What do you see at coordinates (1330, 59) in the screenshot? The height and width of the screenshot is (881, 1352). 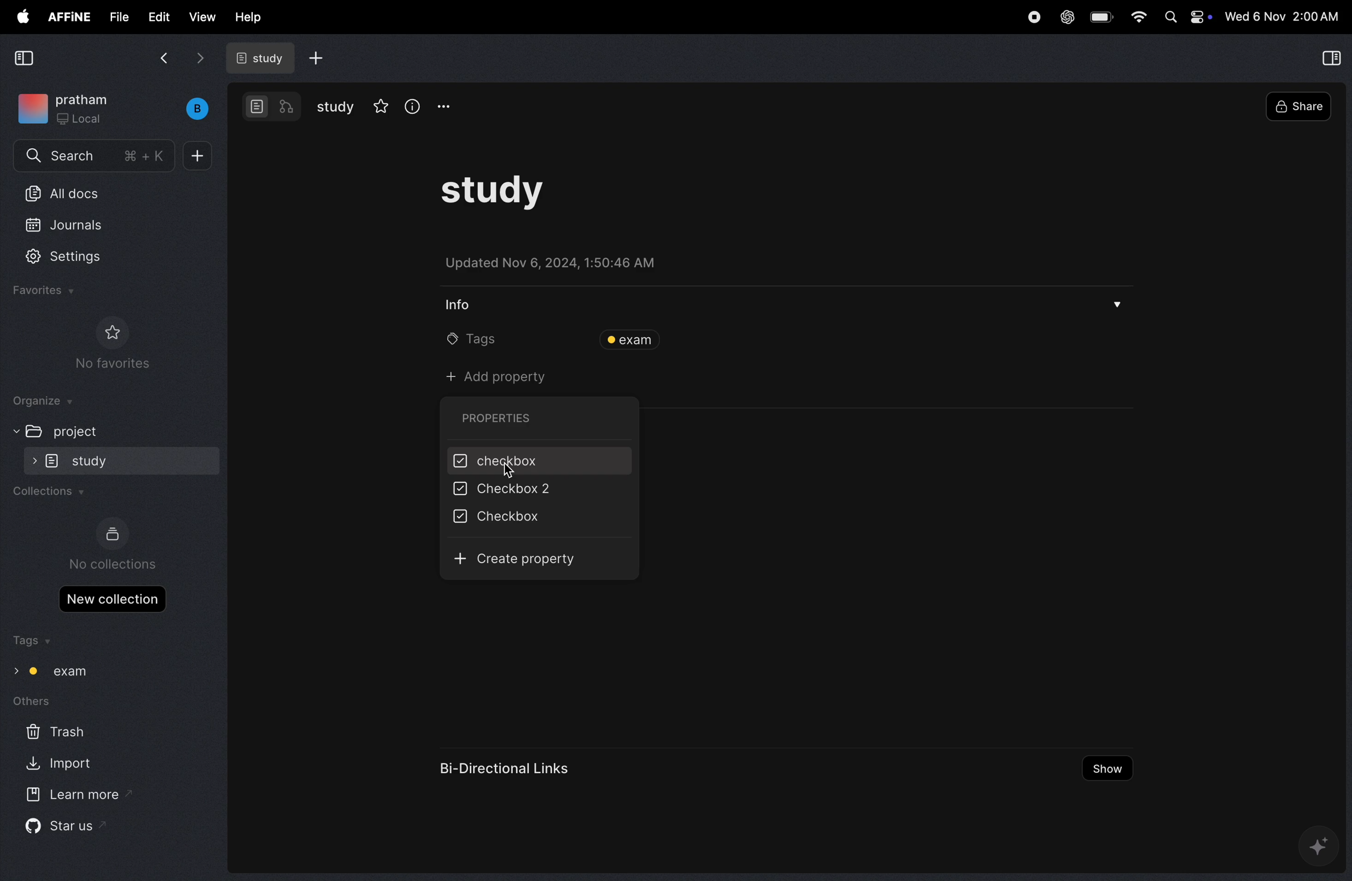 I see `collapse view` at bounding box center [1330, 59].